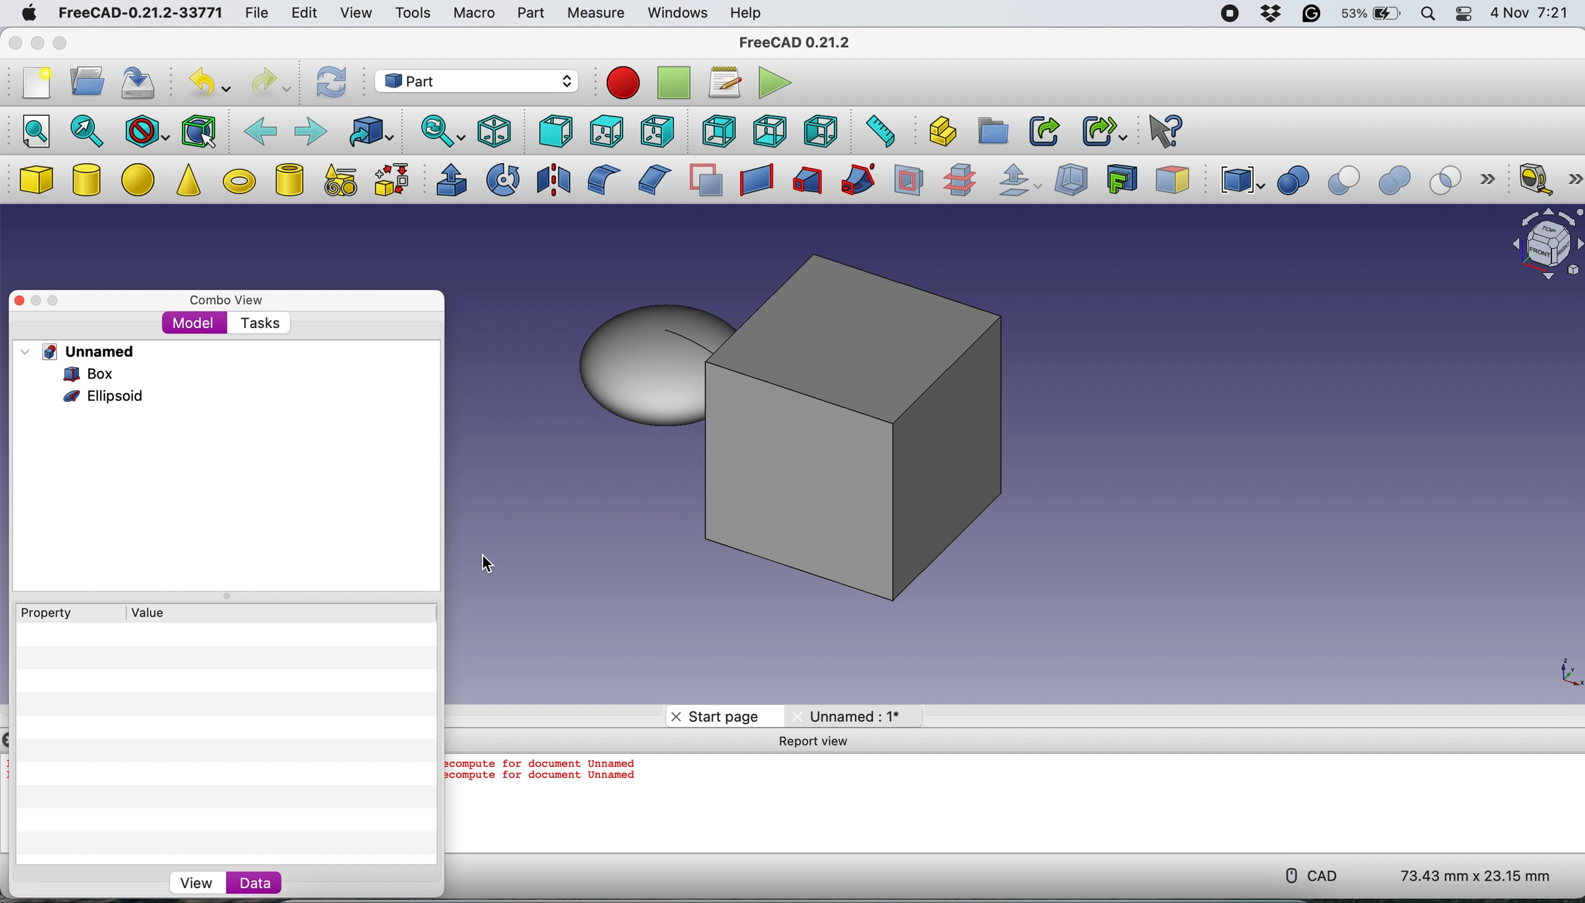 The height and width of the screenshot is (903, 1585). What do you see at coordinates (795, 42) in the screenshot?
I see `FreeCAD 0.21.2` at bounding box center [795, 42].